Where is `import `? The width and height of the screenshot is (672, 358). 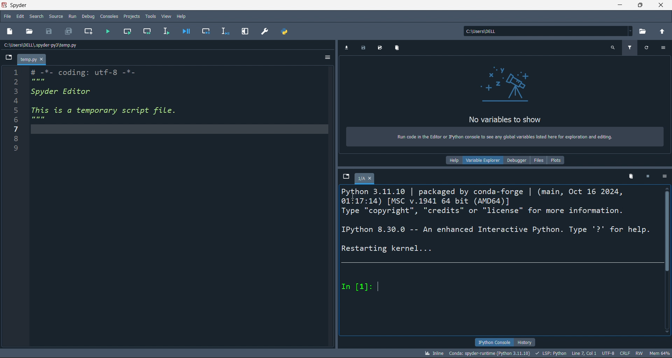 import  is located at coordinates (347, 47).